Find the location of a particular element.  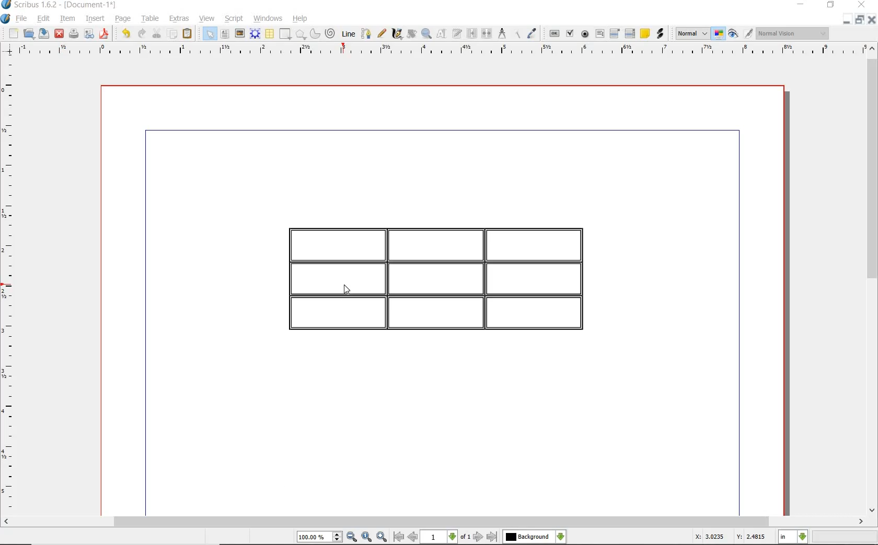

pdf push button is located at coordinates (554, 34).